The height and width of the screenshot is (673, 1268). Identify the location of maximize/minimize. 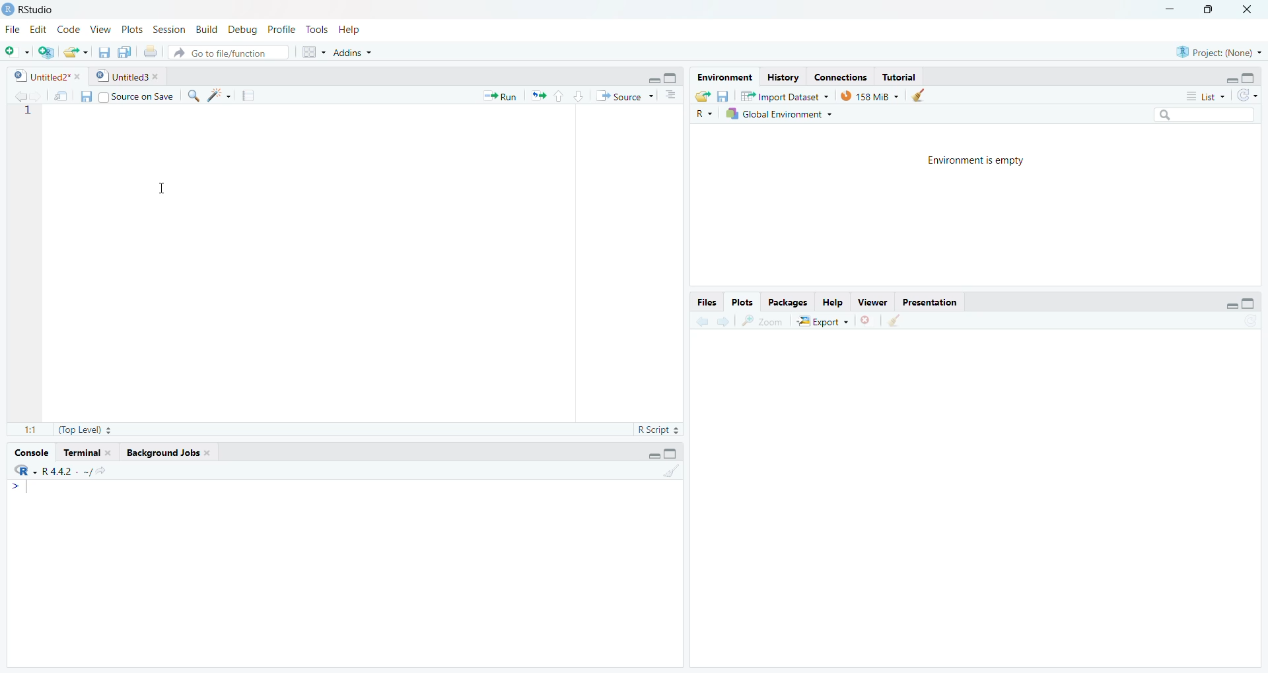
(669, 451).